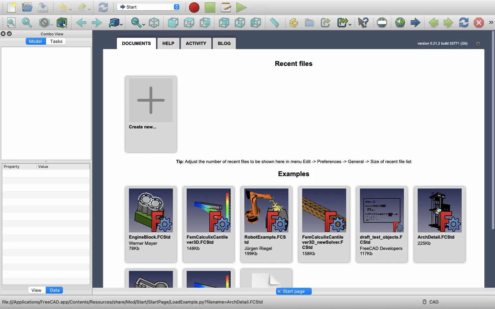  Describe the element at coordinates (61, 23) in the screenshot. I see `Bounding box` at that location.